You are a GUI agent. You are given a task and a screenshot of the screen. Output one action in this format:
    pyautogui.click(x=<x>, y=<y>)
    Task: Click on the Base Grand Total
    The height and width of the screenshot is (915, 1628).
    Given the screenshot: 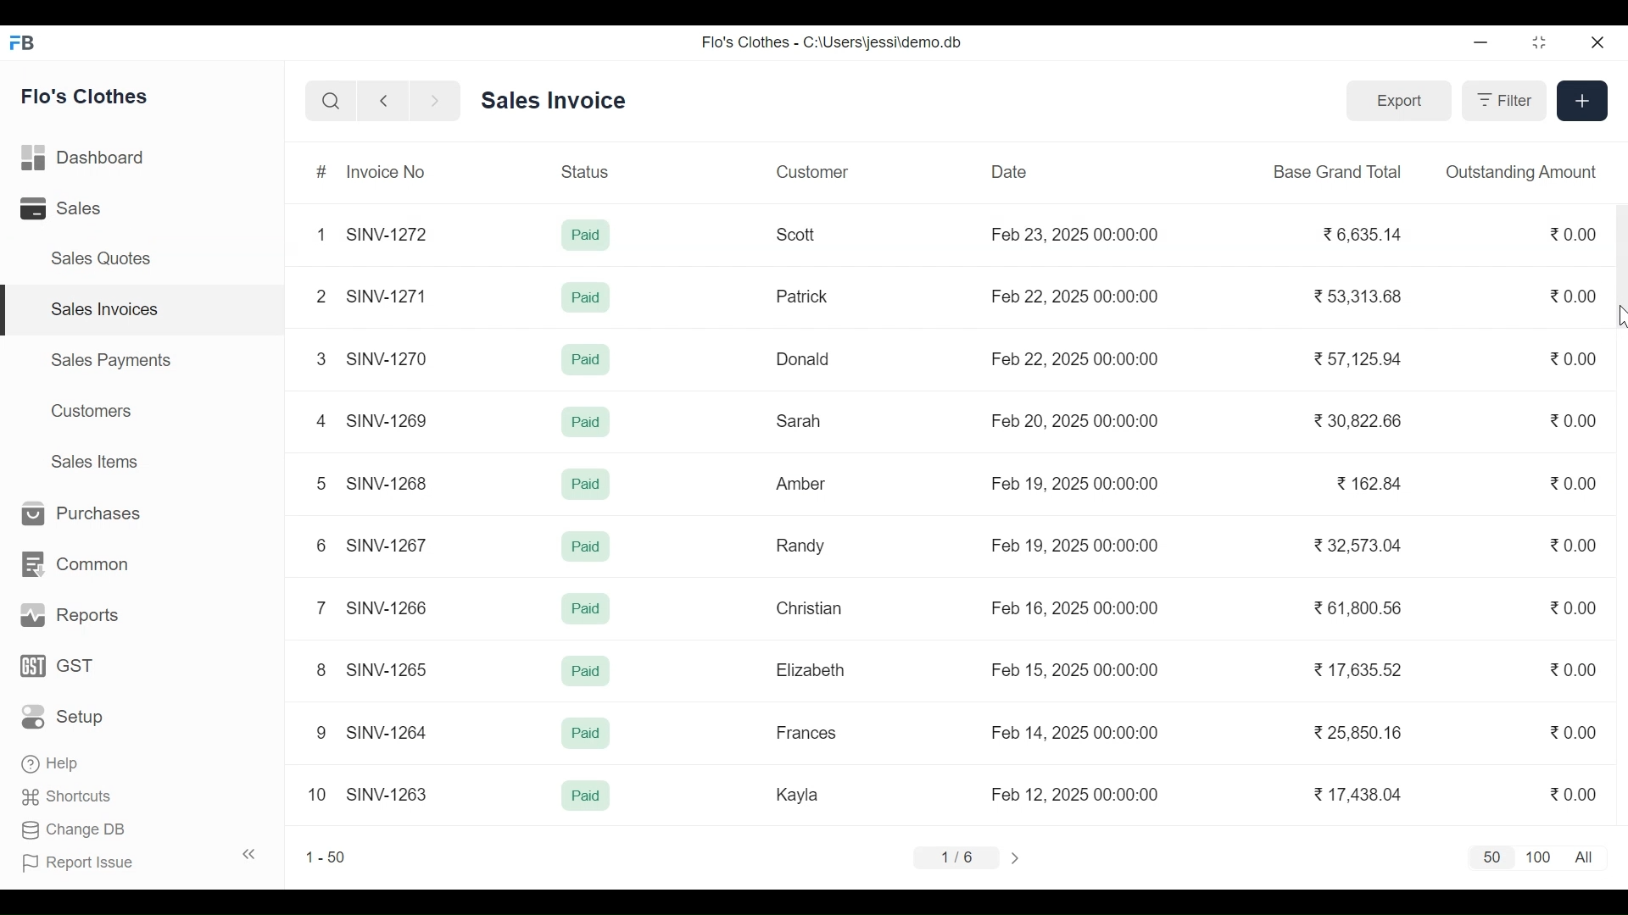 What is the action you would take?
    pyautogui.click(x=1340, y=170)
    